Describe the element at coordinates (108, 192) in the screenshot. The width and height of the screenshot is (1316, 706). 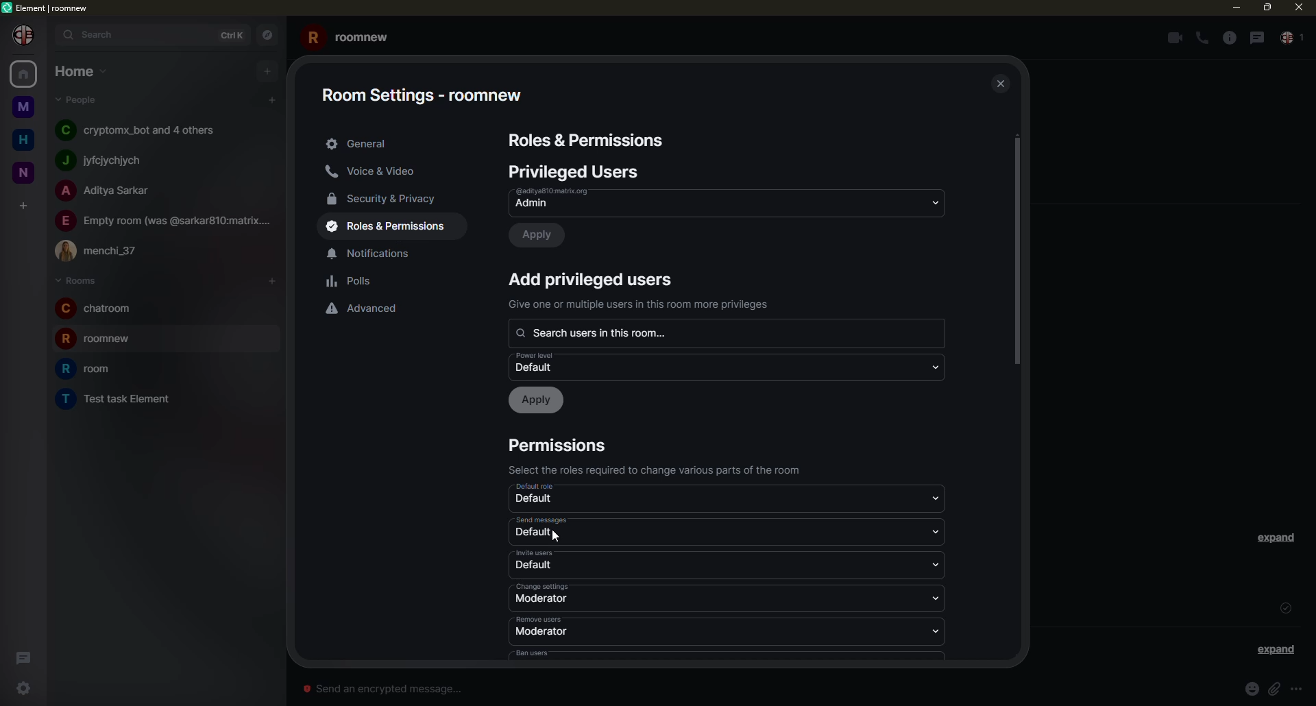
I see `people` at that location.